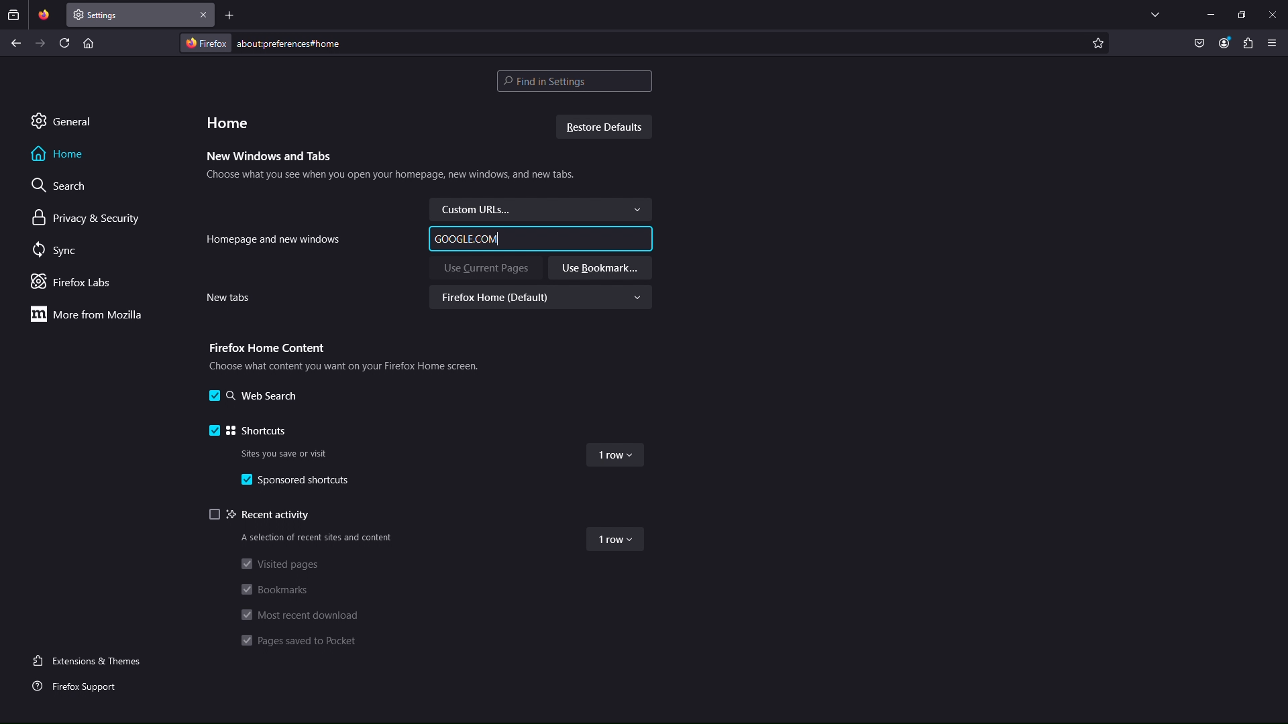 The width and height of the screenshot is (1288, 724). Describe the element at coordinates (545, 298) in the screenshot. I see `Firefox Home` at that location.